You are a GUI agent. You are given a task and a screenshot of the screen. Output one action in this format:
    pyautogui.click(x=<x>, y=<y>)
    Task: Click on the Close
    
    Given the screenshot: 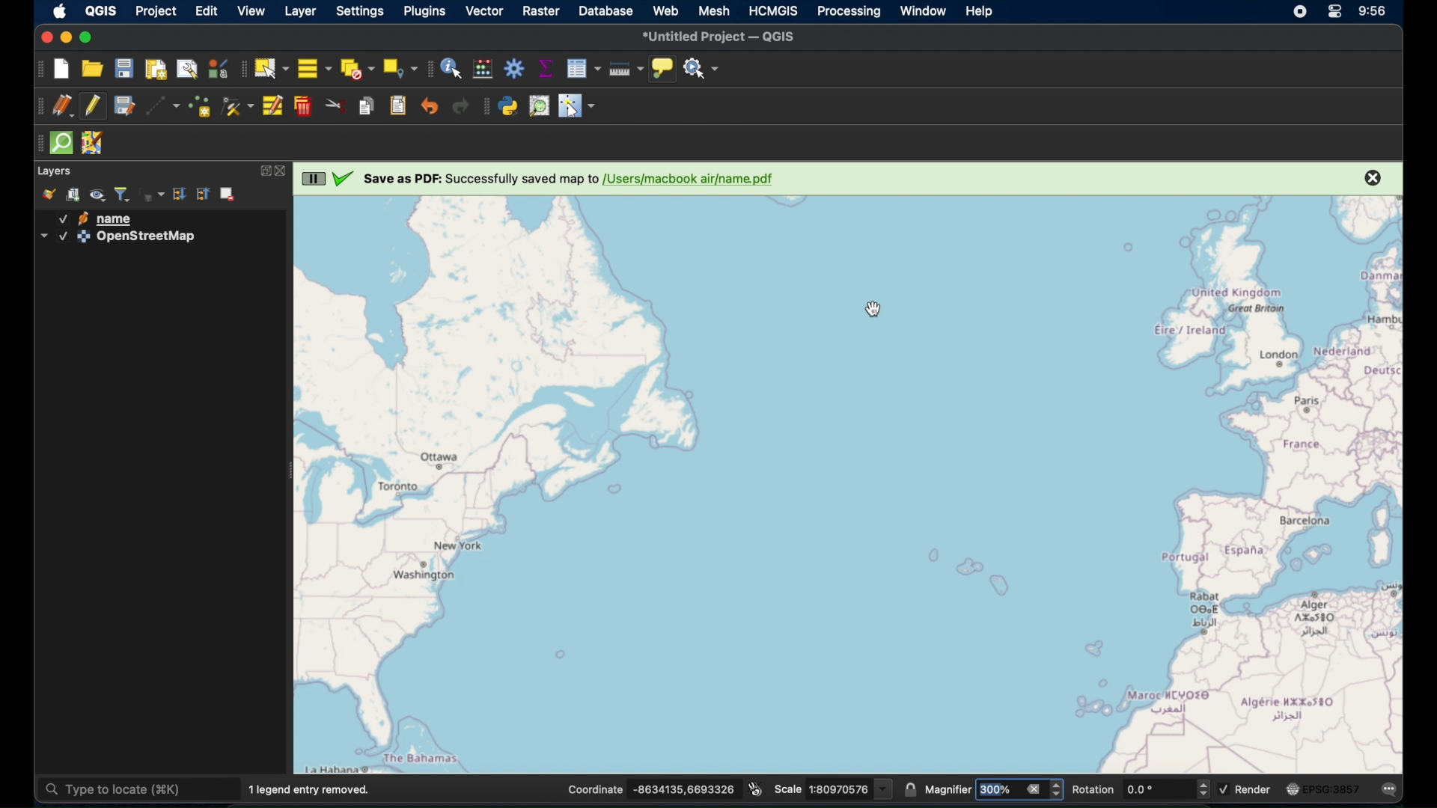 What is the action you would take?
    pyautogui.click(x=1372, y=178)
    